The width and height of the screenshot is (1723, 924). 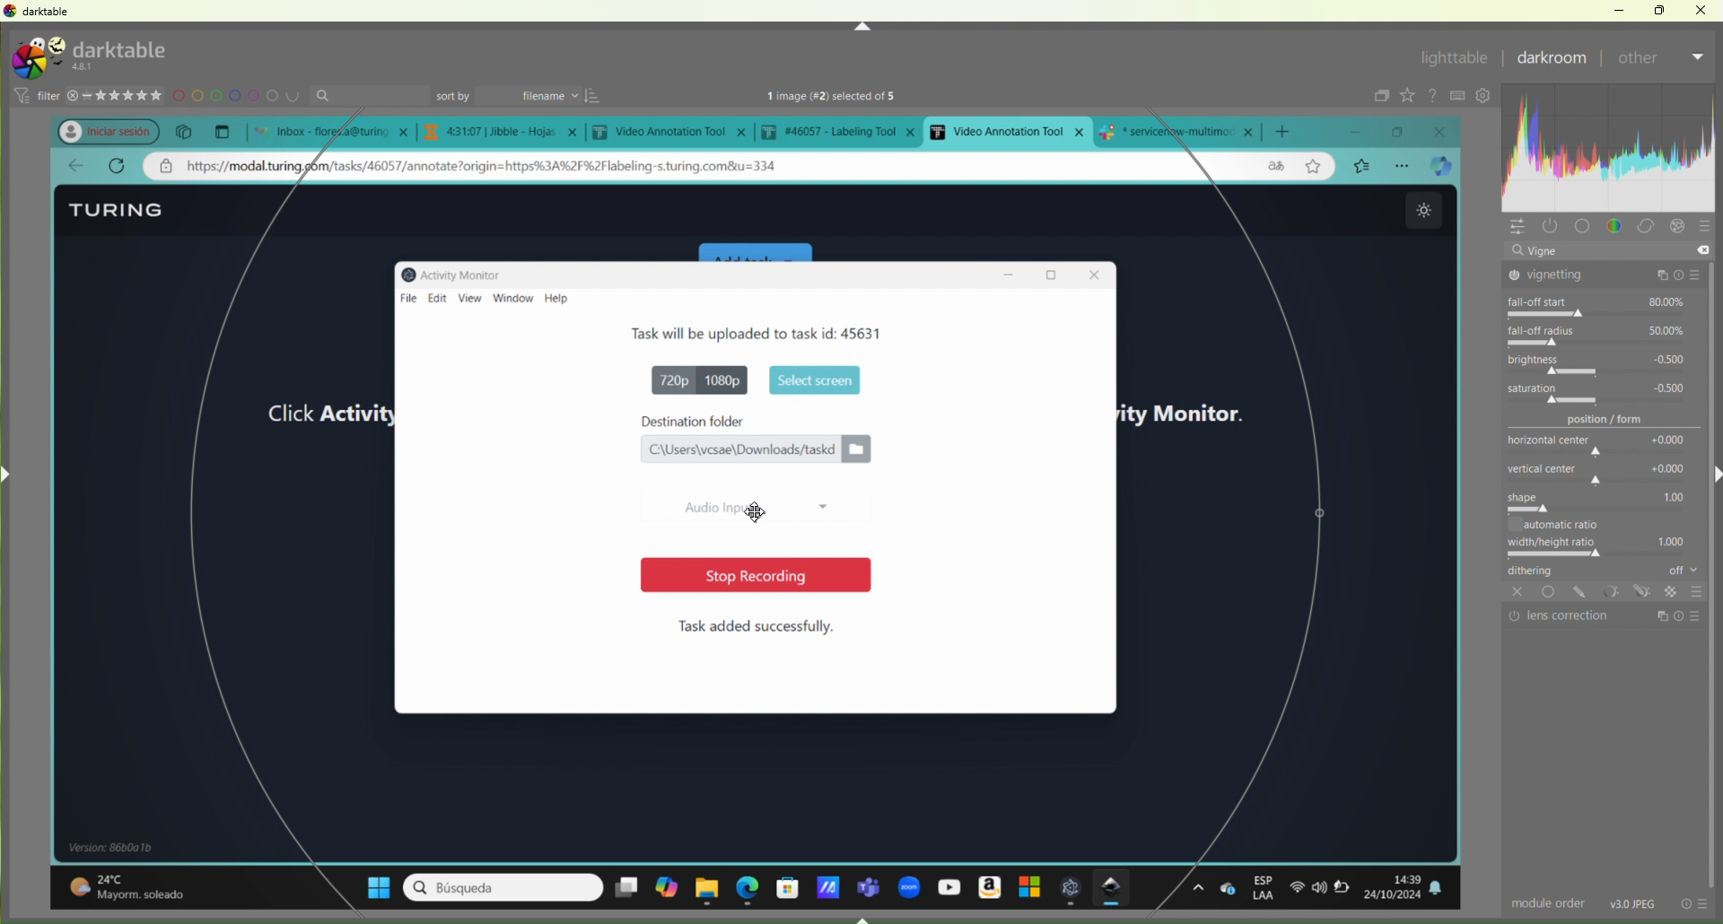 I want to click on application, so click(x=827, y=883).